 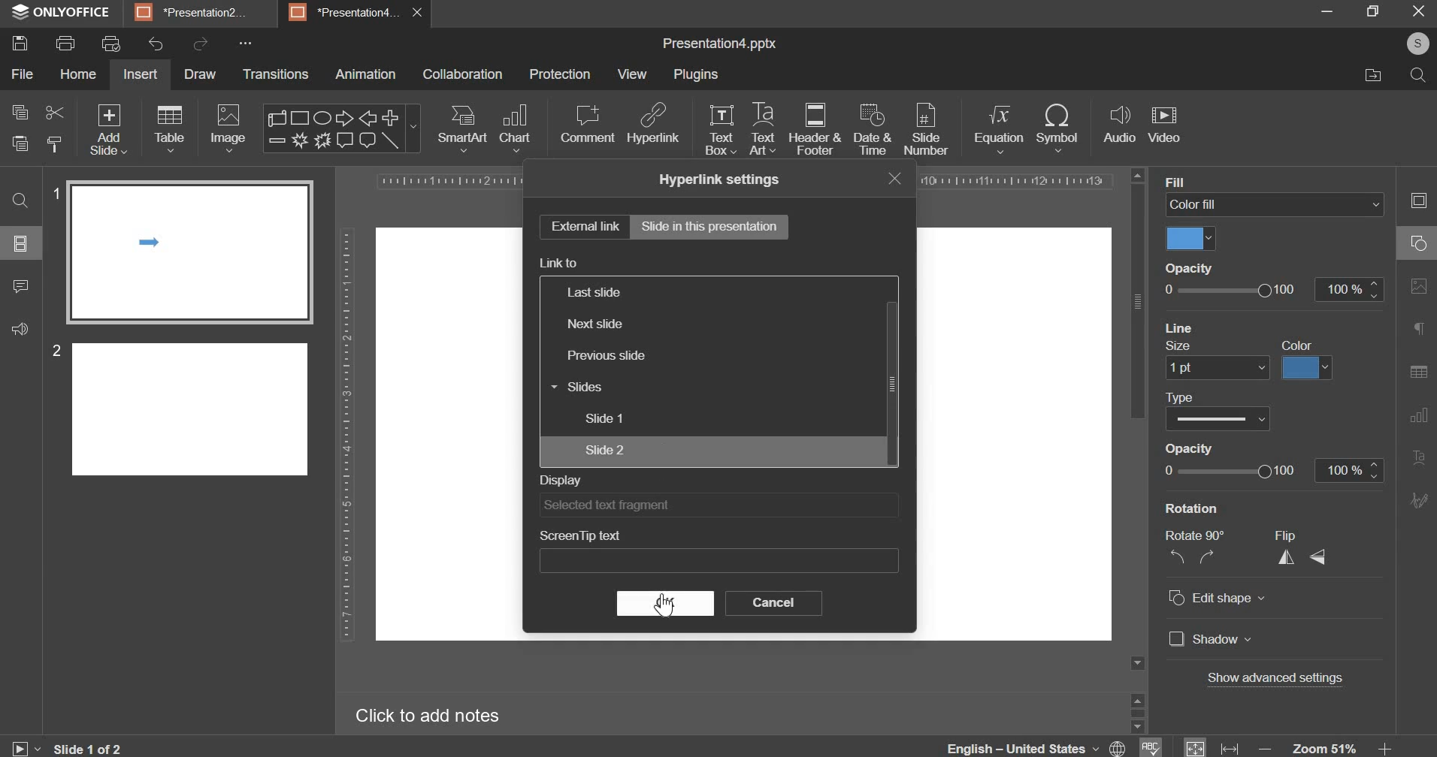 What do you see at coordinates (1224, 451) in the screenshot?
I see `` at bounding box center [1224, 451].